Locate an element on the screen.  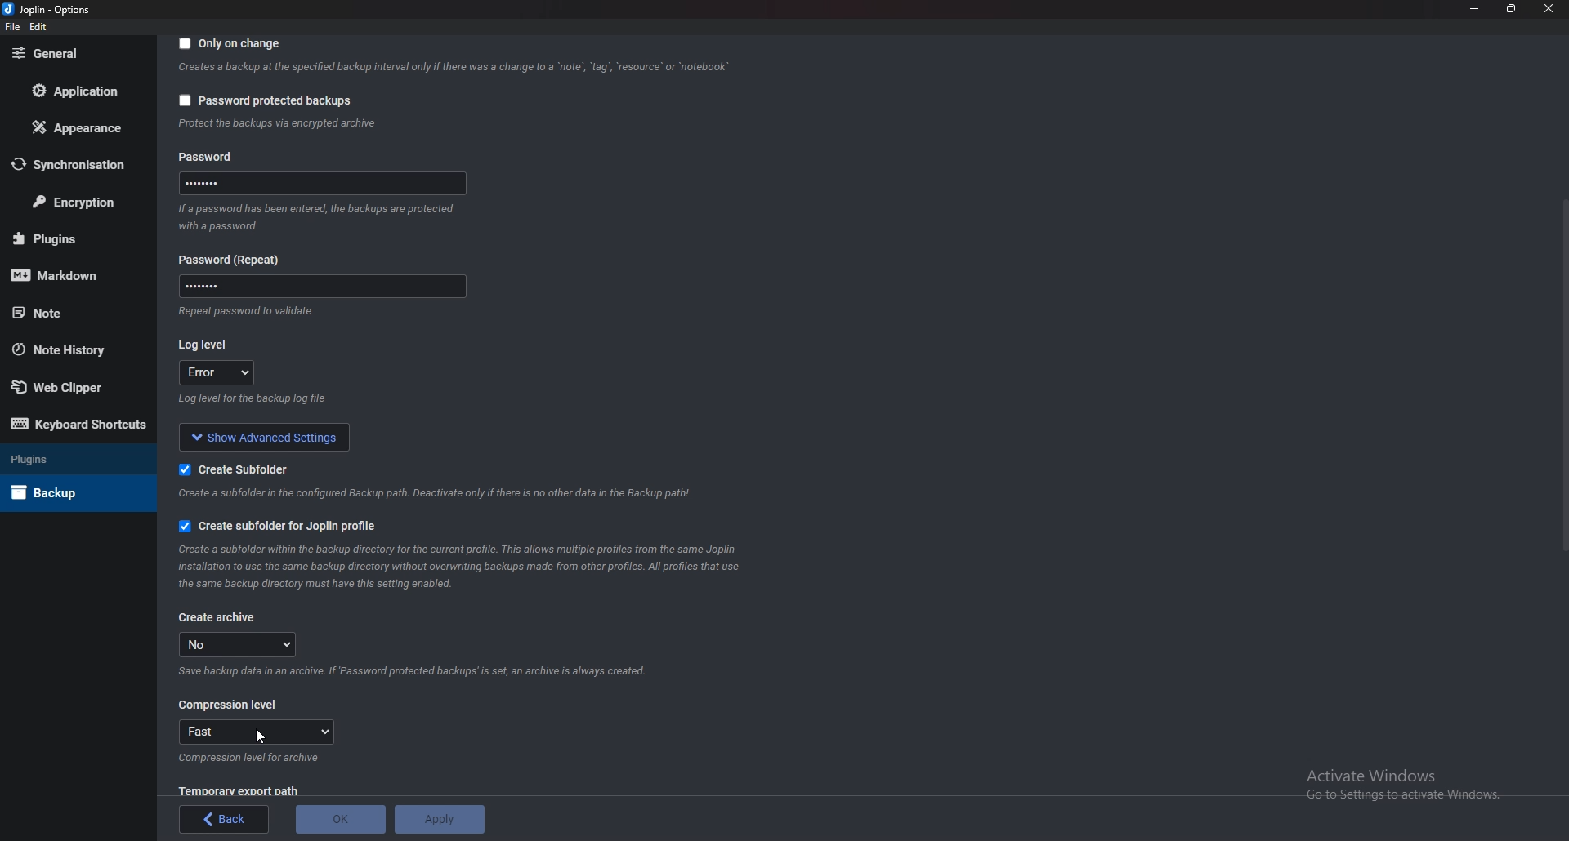
Encryption is located at coordinates (76, 202).